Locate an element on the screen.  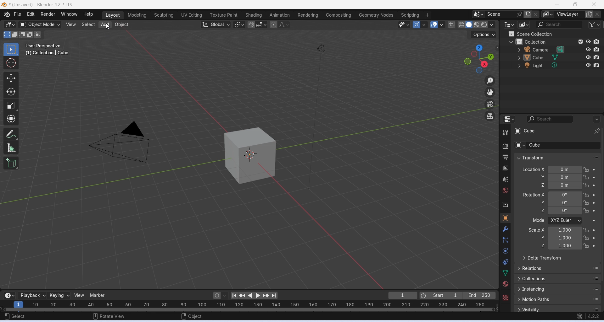
Modes is located at coordinates (23, 35).